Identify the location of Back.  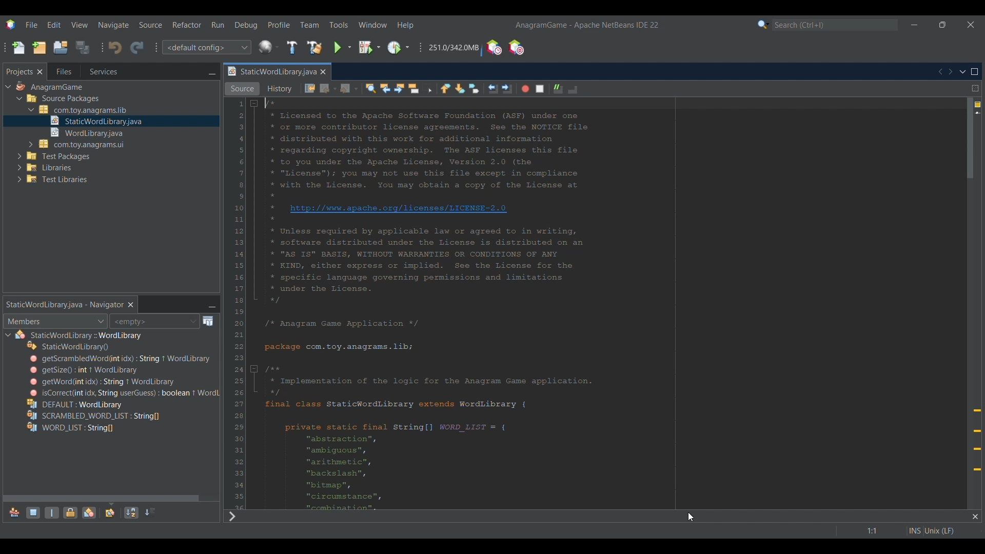
(325, 88).